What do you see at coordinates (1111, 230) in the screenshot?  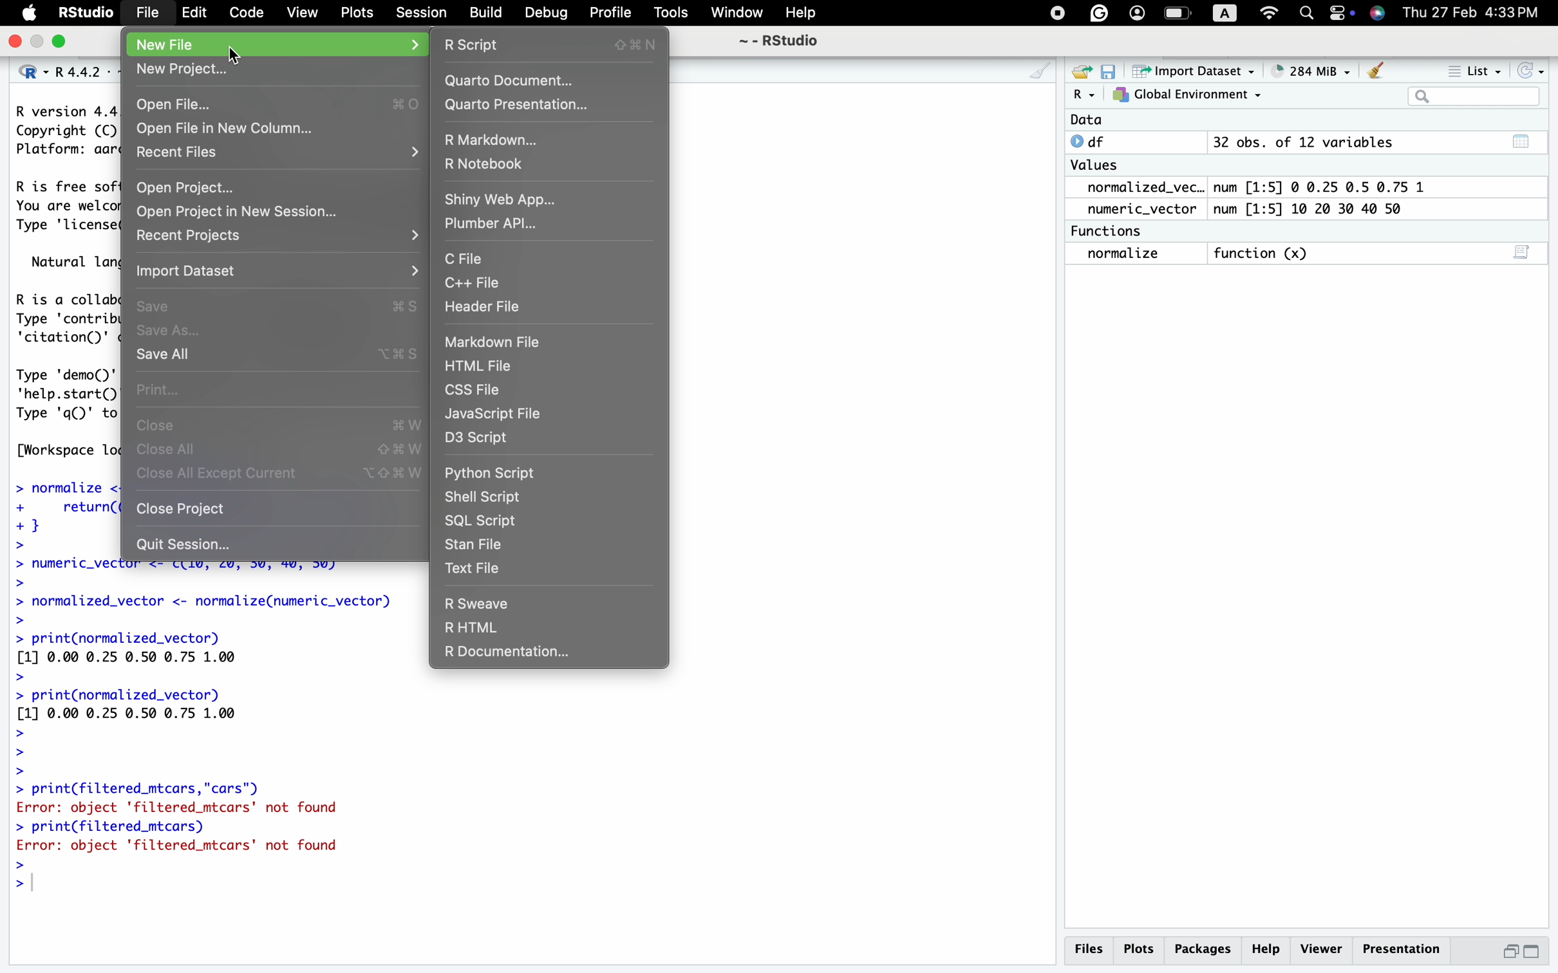 I see `Functions` at bounding box center [1111, 230].